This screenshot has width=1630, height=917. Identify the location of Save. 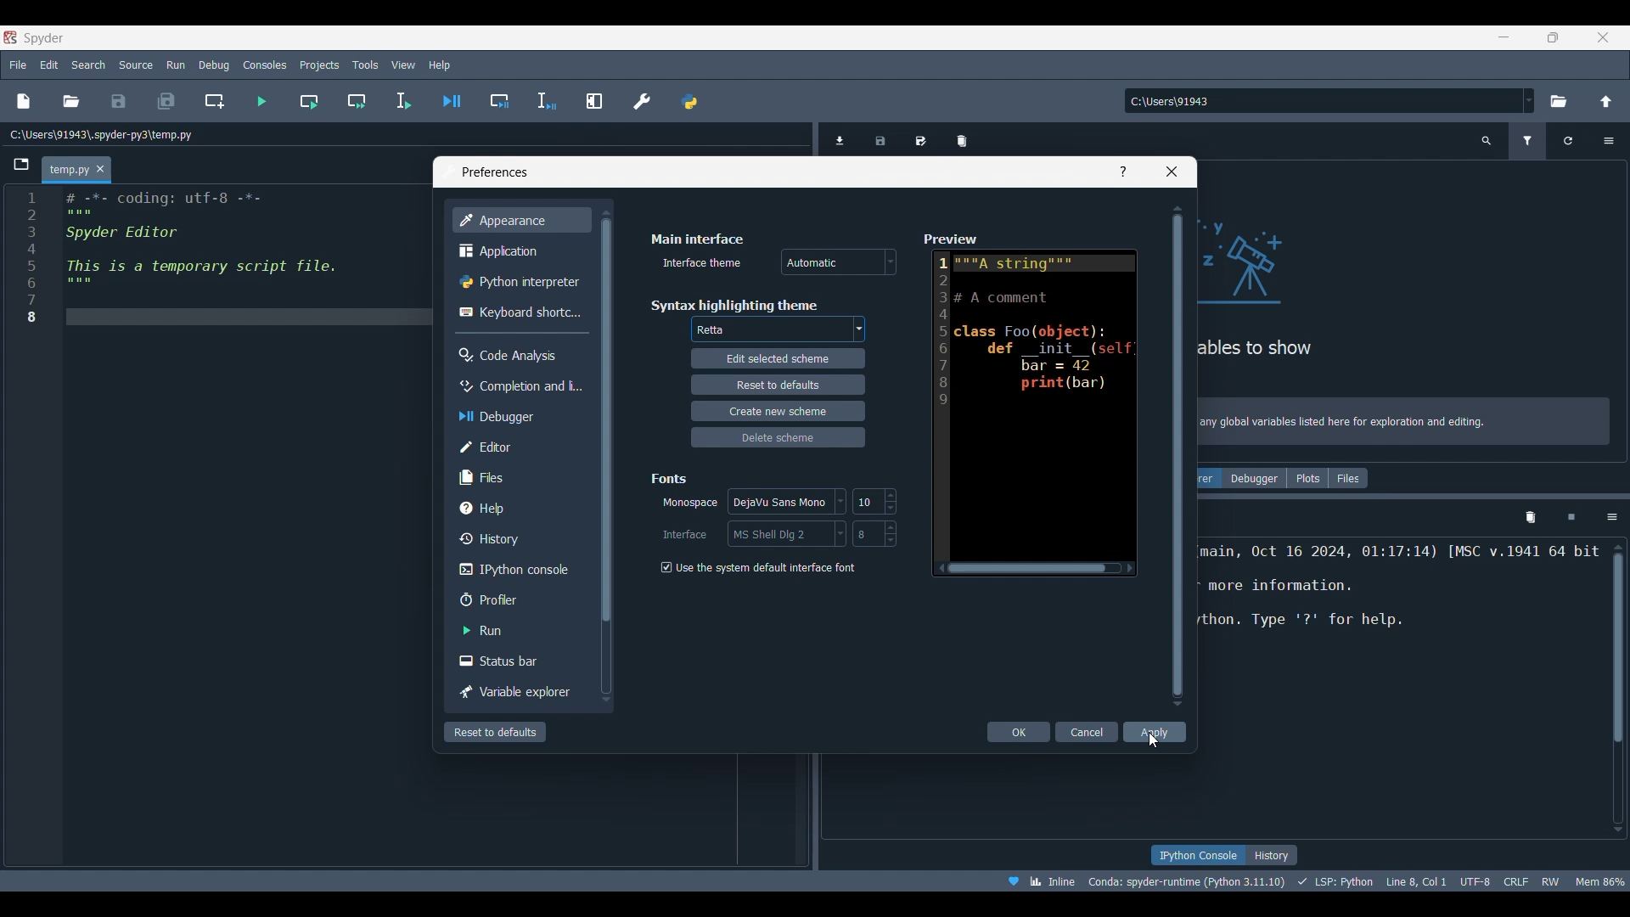
(118, 101).